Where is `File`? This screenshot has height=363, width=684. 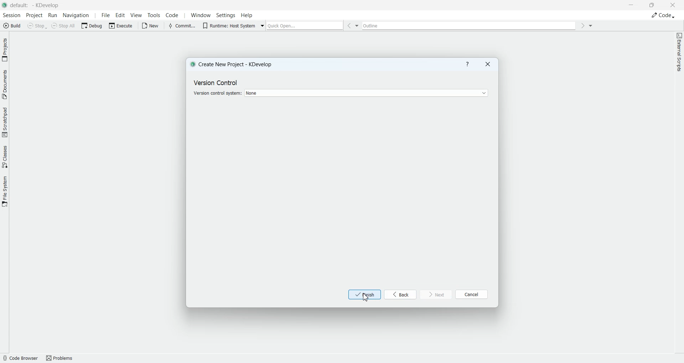 File is located at coordinates (104, 15).